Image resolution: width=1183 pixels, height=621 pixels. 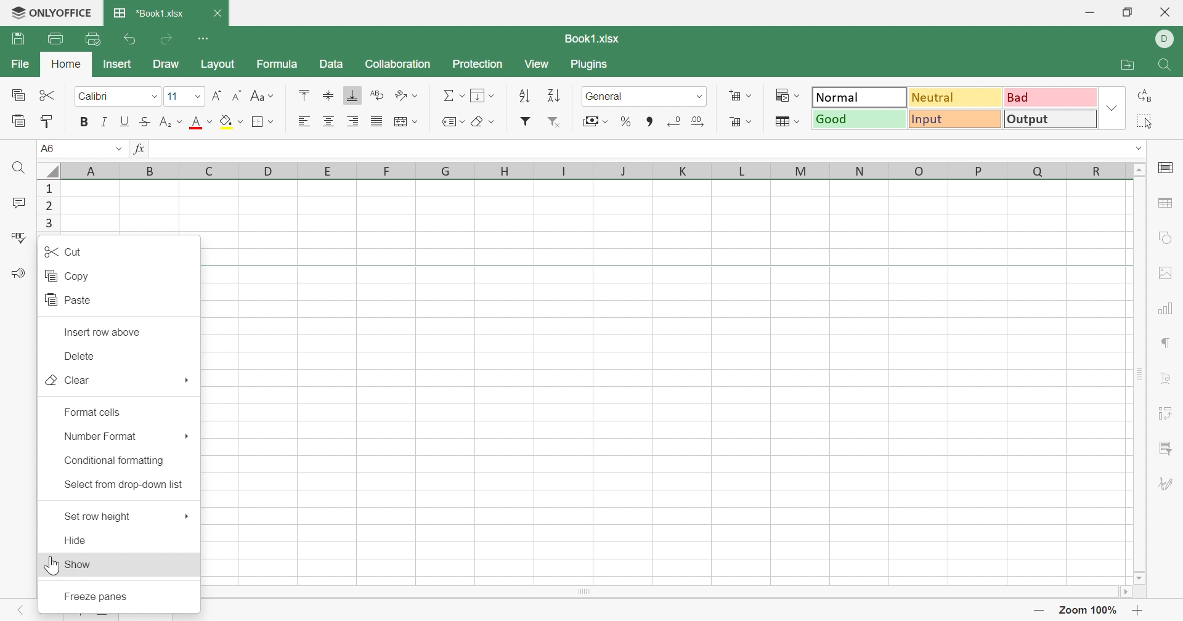 What do you see at coordinates (786, 120) in the screenshot?
I see `Format as table template` at bounding box center [786, 120].